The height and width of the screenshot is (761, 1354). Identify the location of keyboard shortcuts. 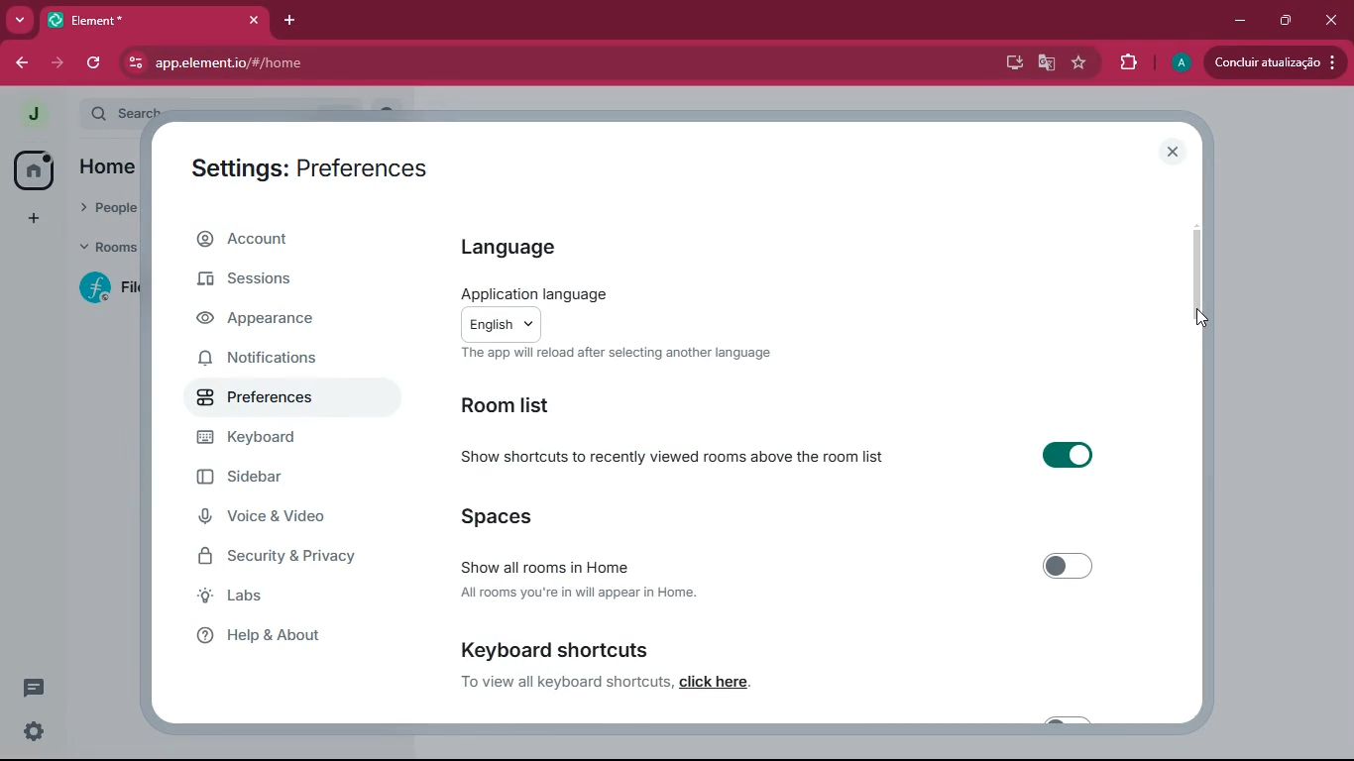
(651, 646).